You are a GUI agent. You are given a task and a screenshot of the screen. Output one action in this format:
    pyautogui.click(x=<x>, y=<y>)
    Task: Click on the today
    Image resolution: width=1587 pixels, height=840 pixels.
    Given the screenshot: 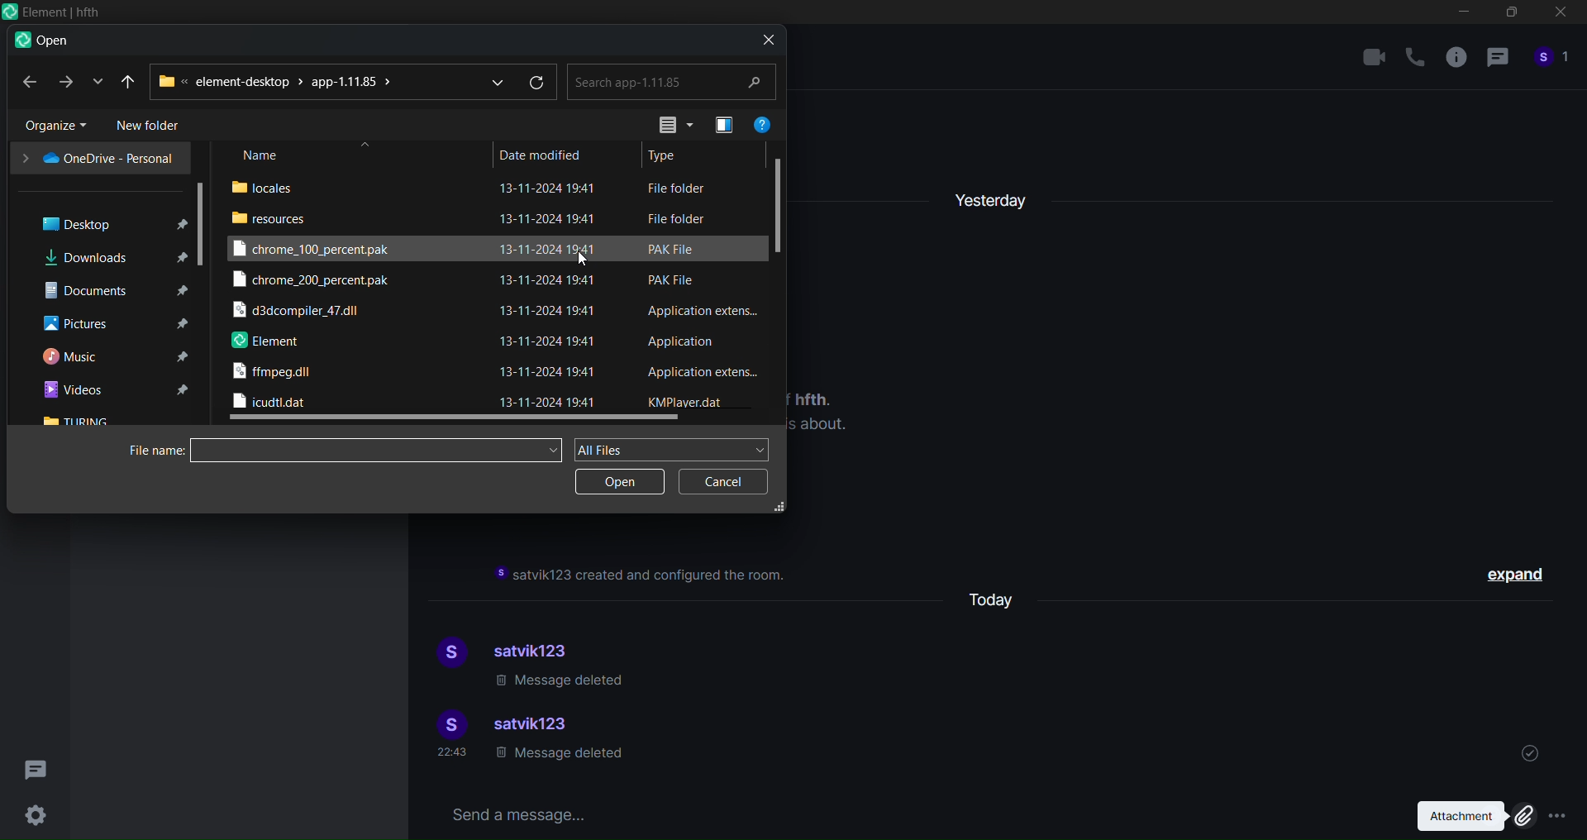 What is the action you would take?
    pyautogui.click(x=999, y=598)
    